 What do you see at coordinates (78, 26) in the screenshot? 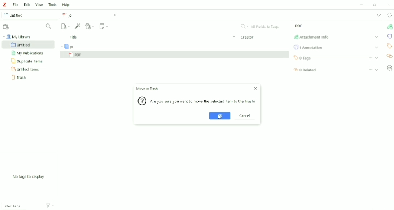
I see `Add Item (s) by Identifier` at bounding box center [78, 26].